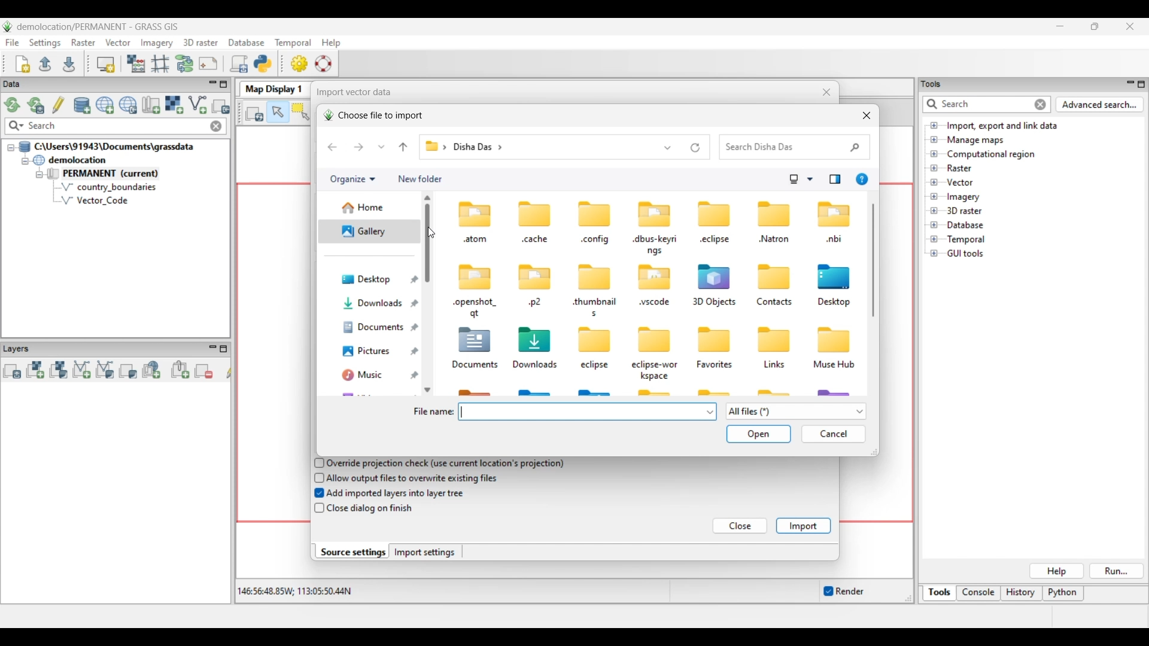 The image size is (1149, 646). What do you see at coordinates (774, 303) in the screenshot?
I see `Contacts` at bounding box center [774, 303].